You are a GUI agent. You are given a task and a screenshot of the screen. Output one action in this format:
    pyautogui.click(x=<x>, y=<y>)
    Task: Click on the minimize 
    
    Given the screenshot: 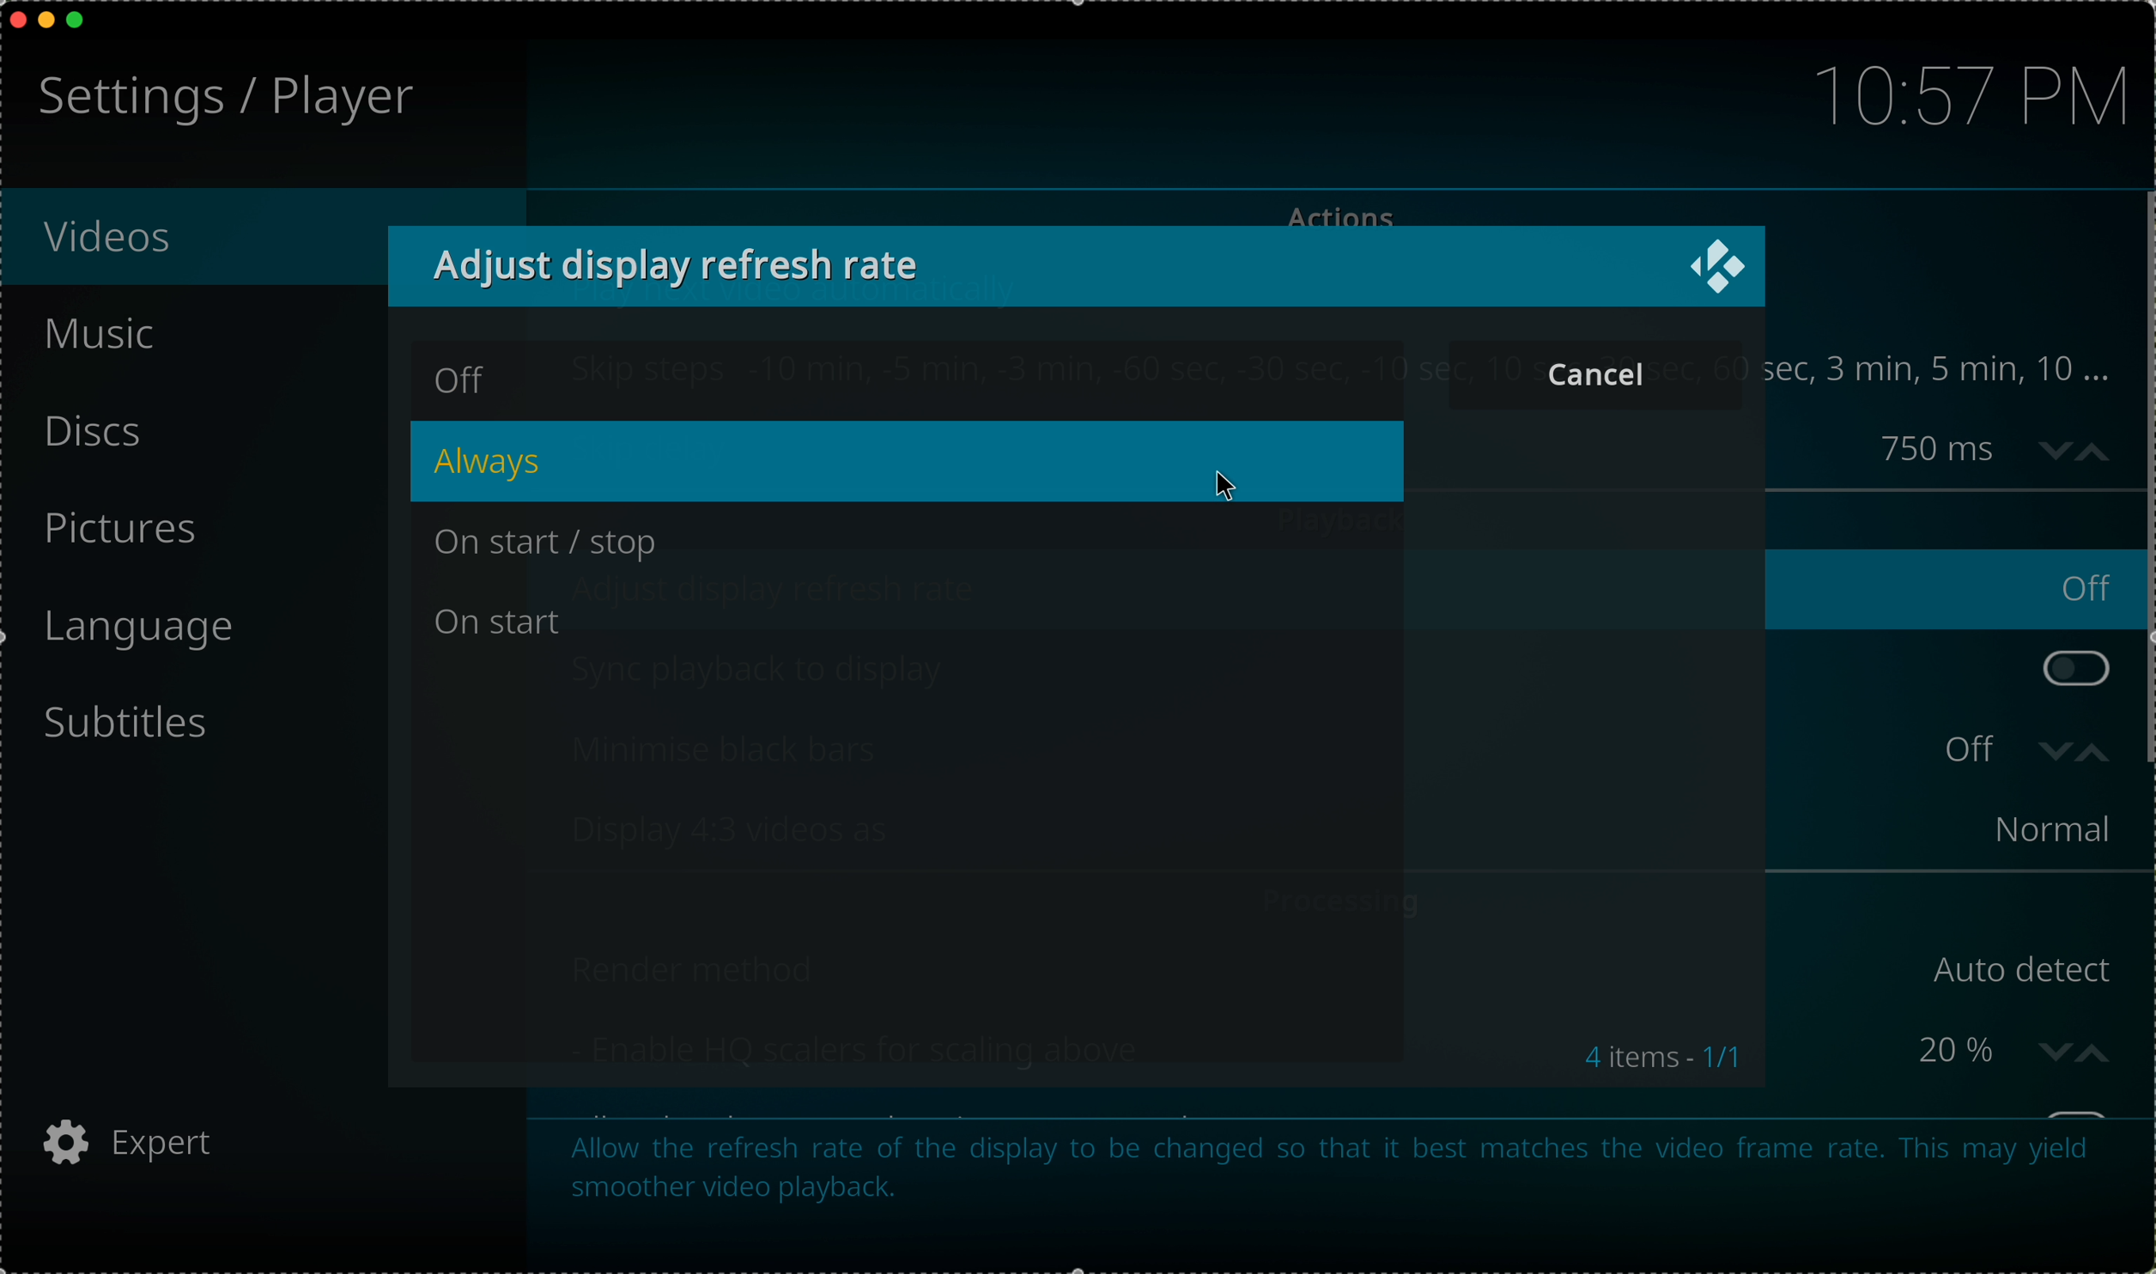 What is the action you would take?
    pyautogui.click(x=47, y=24)
    